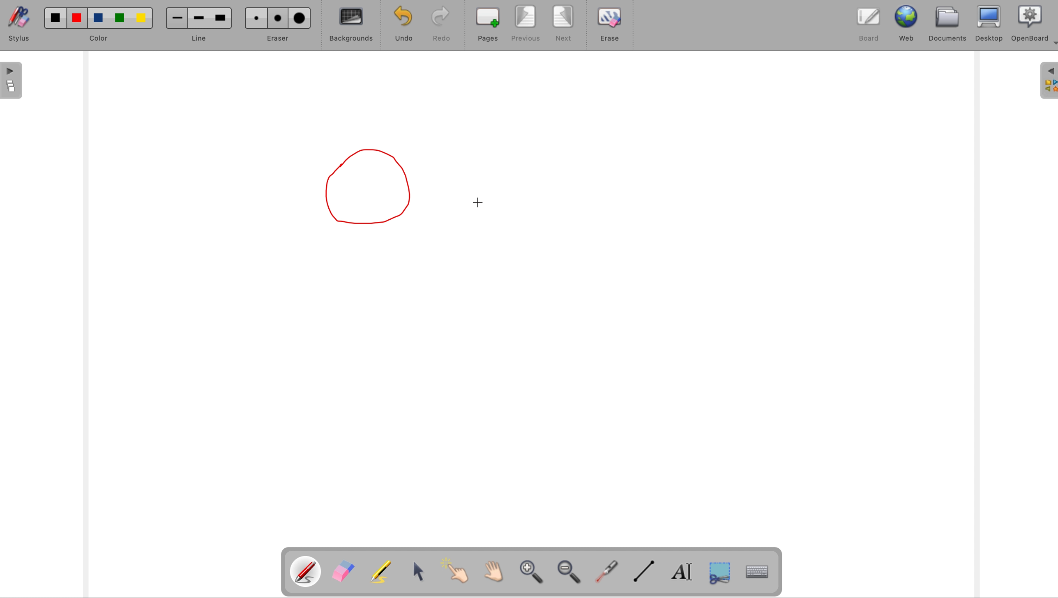 Image resolution: width=1058 pixels, height=598 pixels. Describe the element at coordinates (491, 572) in the screenshot. I see `scroll by hand` at that location.